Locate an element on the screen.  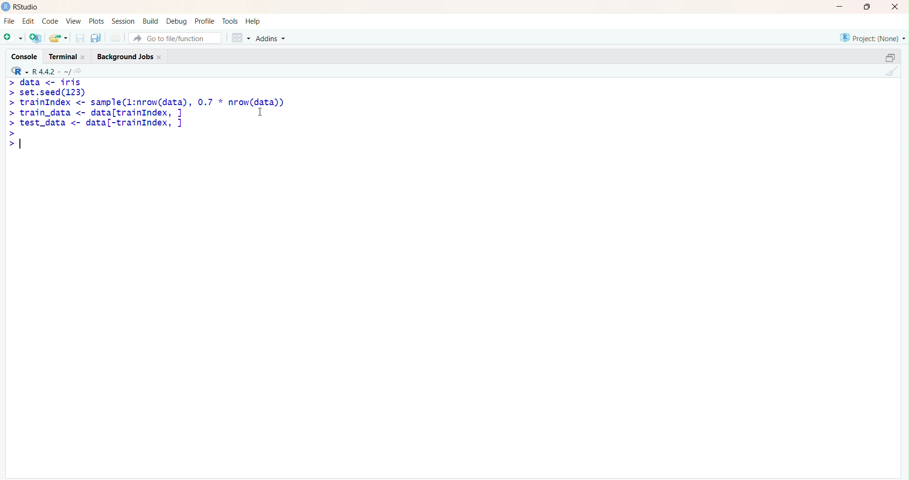
R.4.4.2. ~/ is located at coordinates (52, 70).